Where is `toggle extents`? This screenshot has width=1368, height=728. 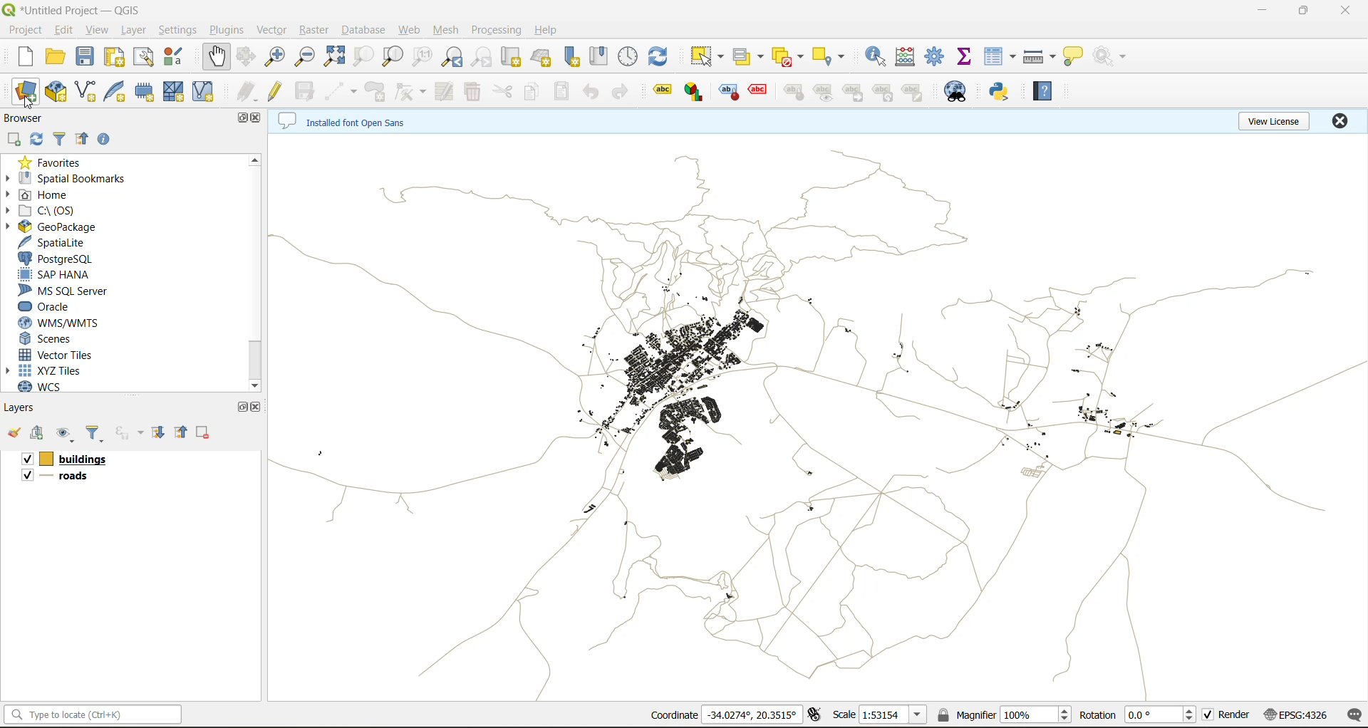
toggle extents is located at coordinates (816, 714).